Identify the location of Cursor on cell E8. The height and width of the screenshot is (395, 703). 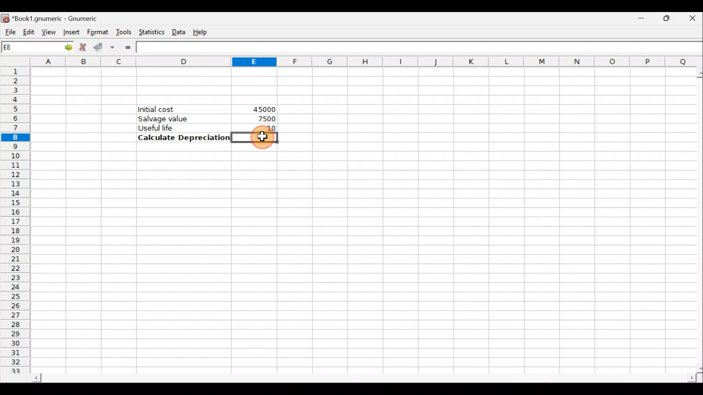
(262, 139).